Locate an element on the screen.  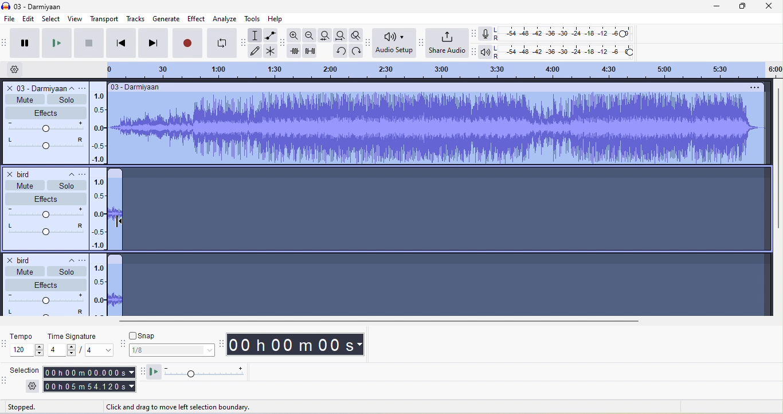
audacity snapping toolbar is located at coordinates (122, 344).